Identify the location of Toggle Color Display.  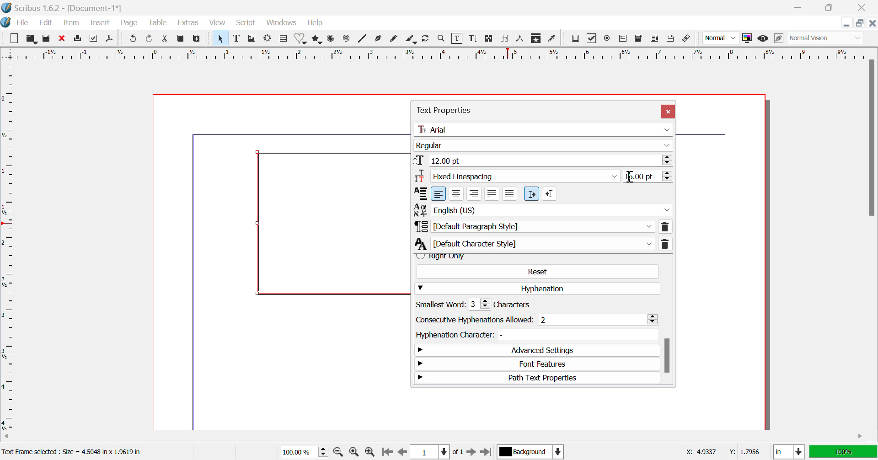
(749, 39).